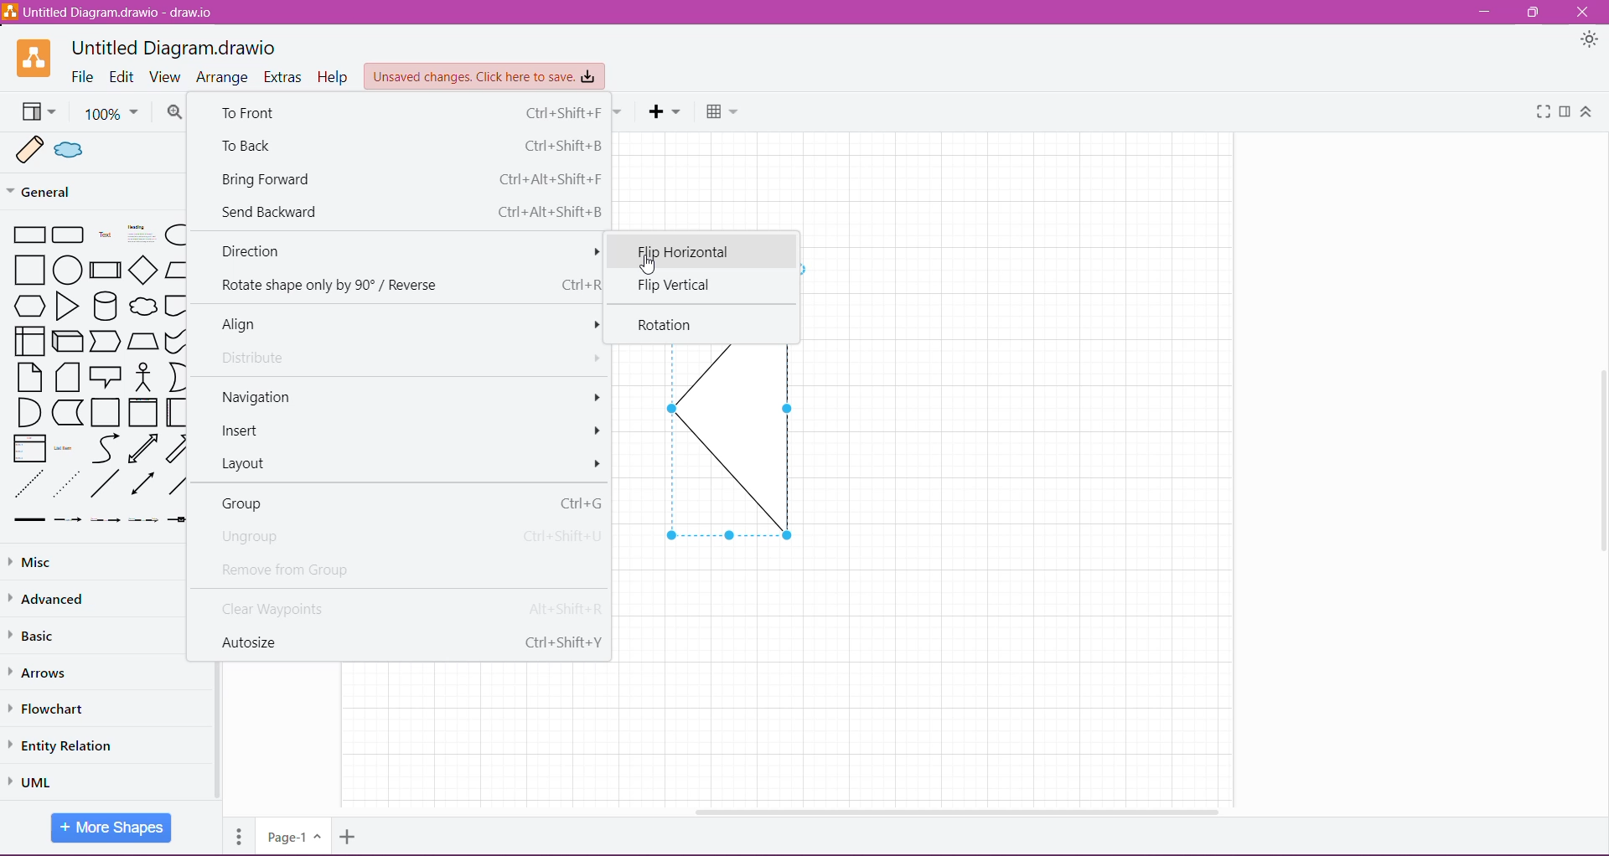 This screenshot has height=856, width=1609. I want to click on Application Logo, so click(36, 59).